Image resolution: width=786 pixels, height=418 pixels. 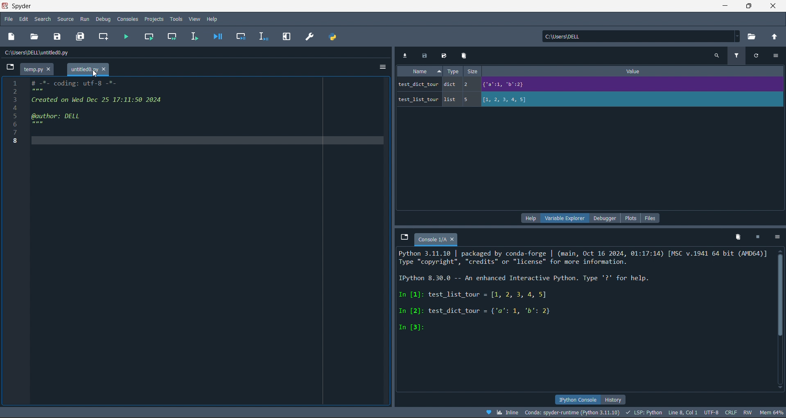 What do you see at coordinates (567, 38) in the screenshot?
I see `C:\Users\DELL` at bounding box center [567, 38].